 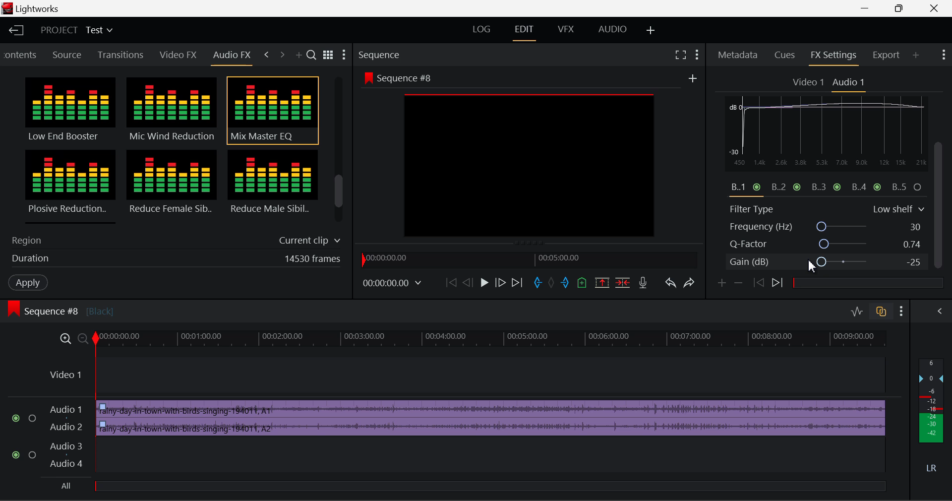 What do you see at coordinates (409, 54) in the screenshot?
I see `Sequence Section` at bounding box center [409, 54].